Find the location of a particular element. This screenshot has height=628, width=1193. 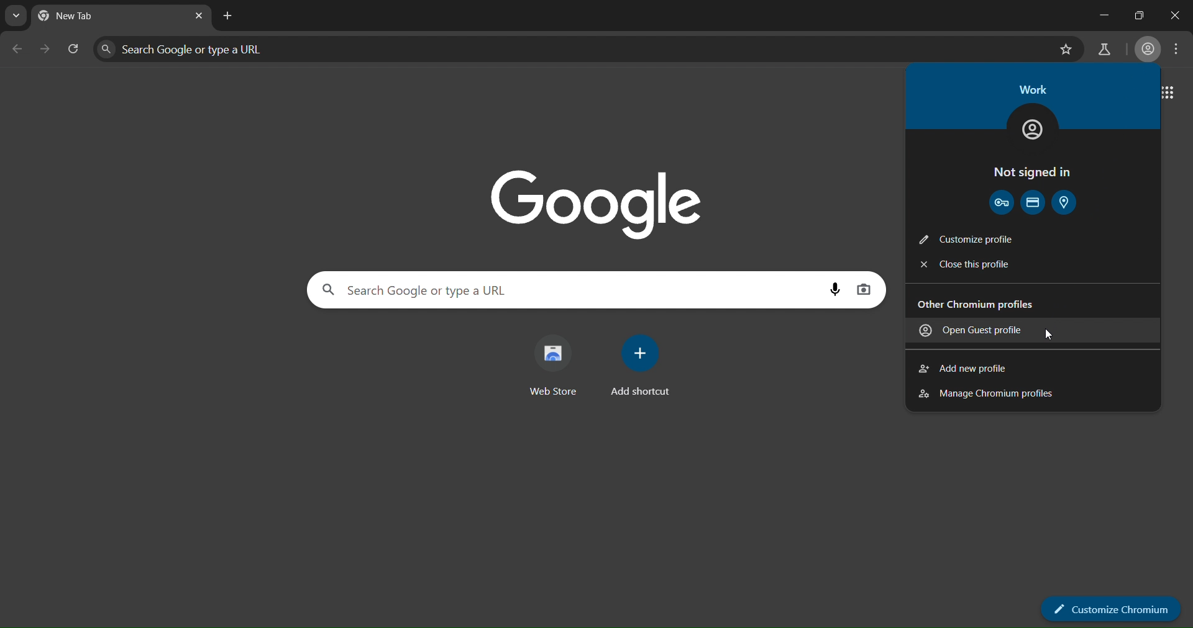

add shortcut is located at coordinates (642, 365).